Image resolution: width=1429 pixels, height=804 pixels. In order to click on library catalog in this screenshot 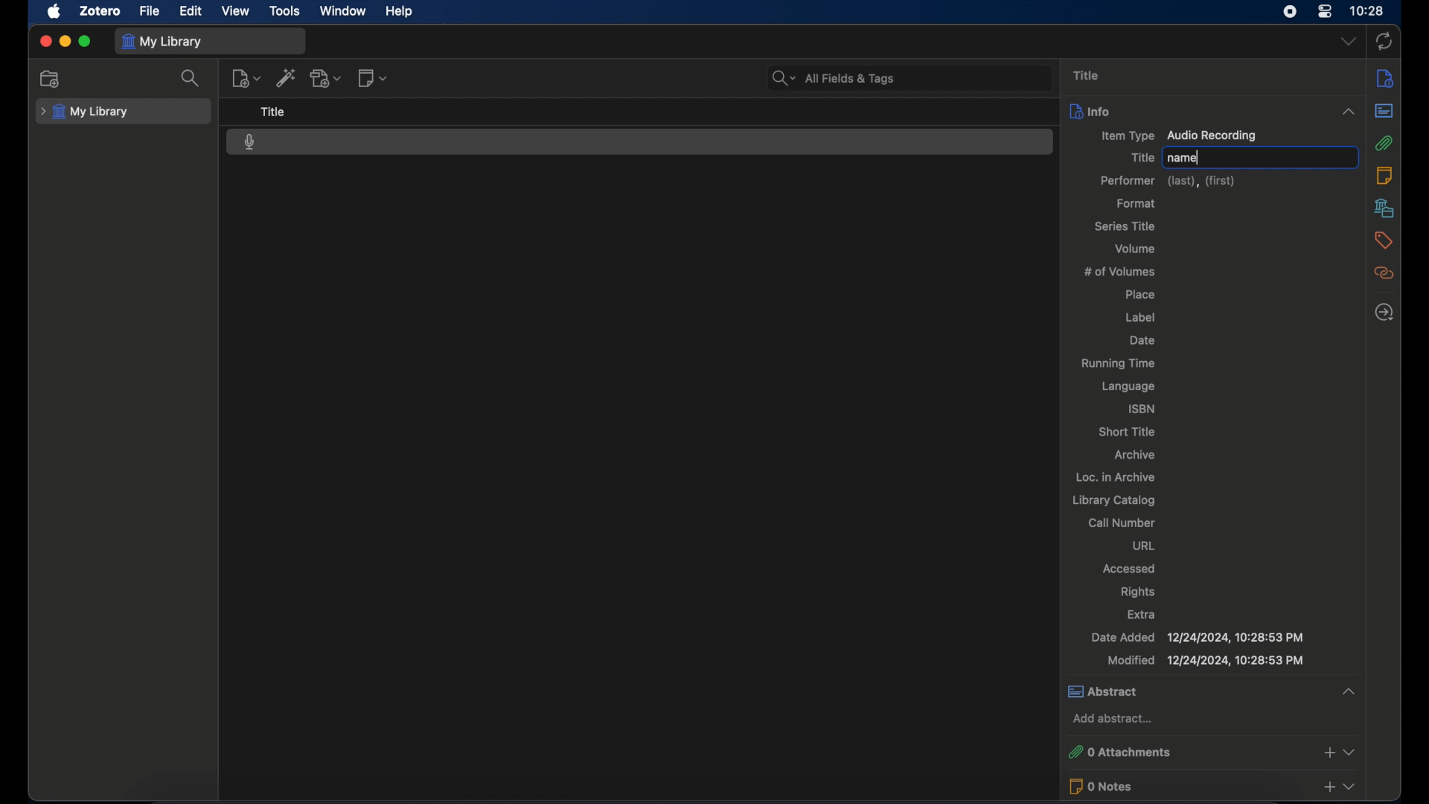, I will do `click(1115, 501)`.